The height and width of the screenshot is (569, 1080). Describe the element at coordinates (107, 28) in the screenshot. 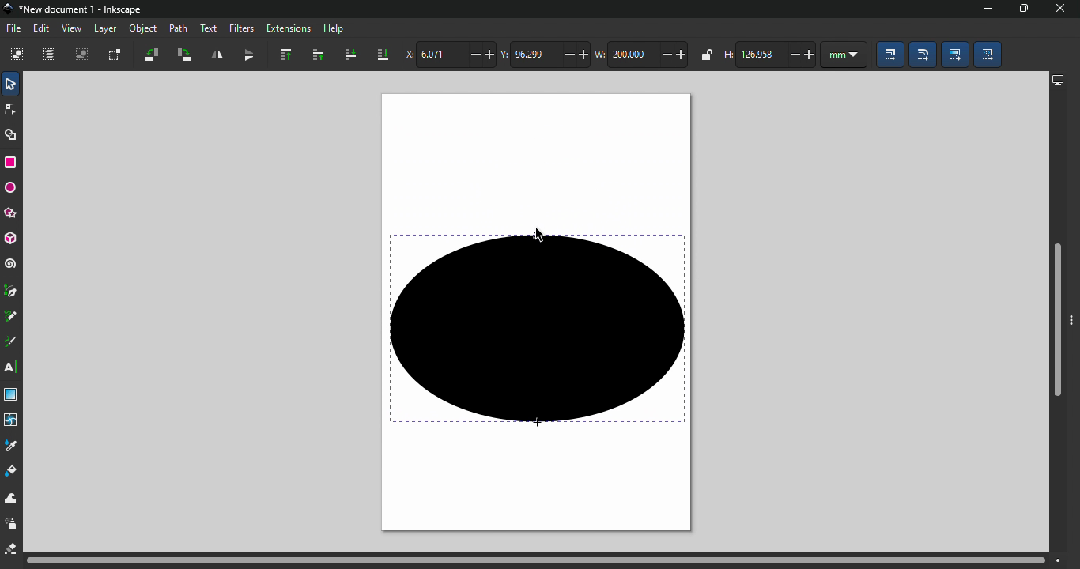

I see `Layer` at that location.